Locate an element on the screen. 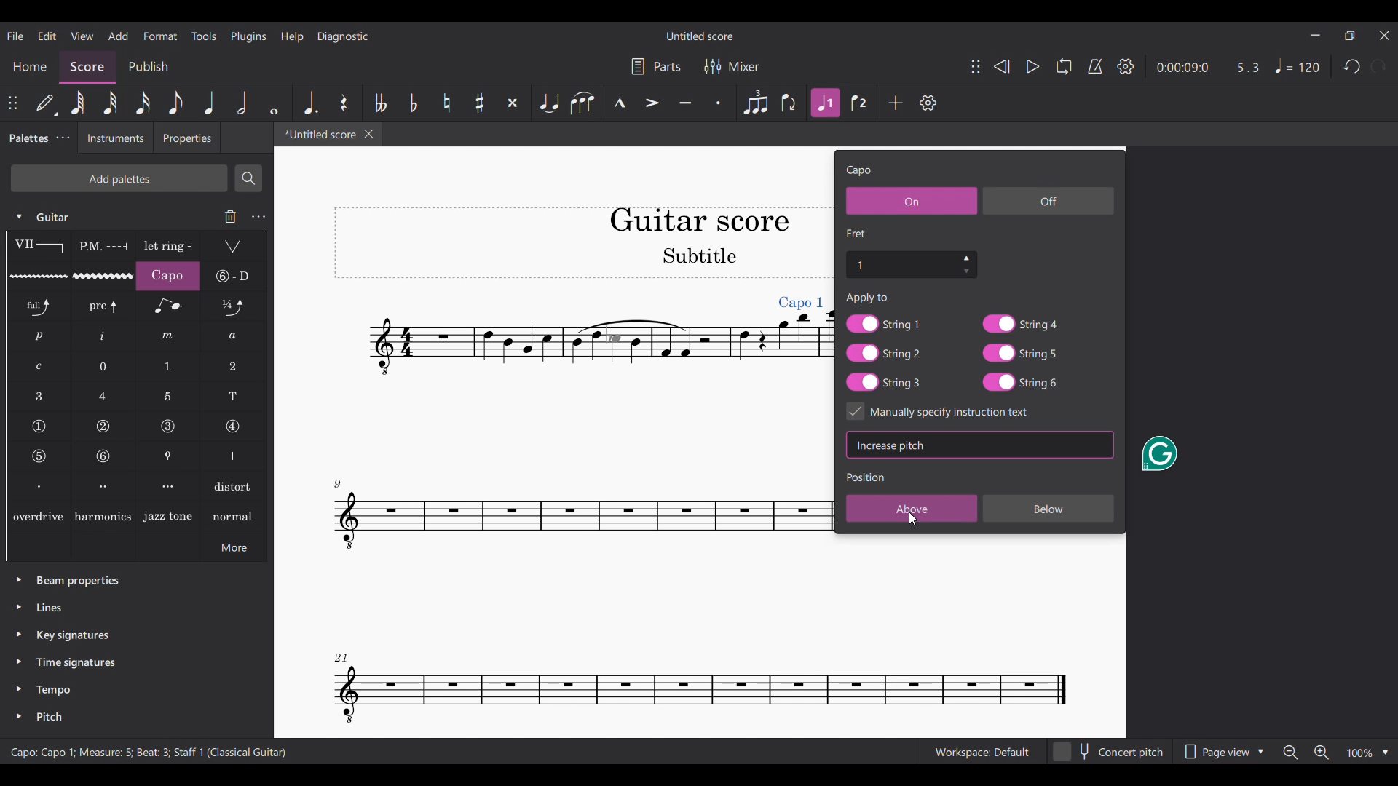 The width and height of the screenshot is (1398, 786). Text box is located at coordinates (1023, 445).